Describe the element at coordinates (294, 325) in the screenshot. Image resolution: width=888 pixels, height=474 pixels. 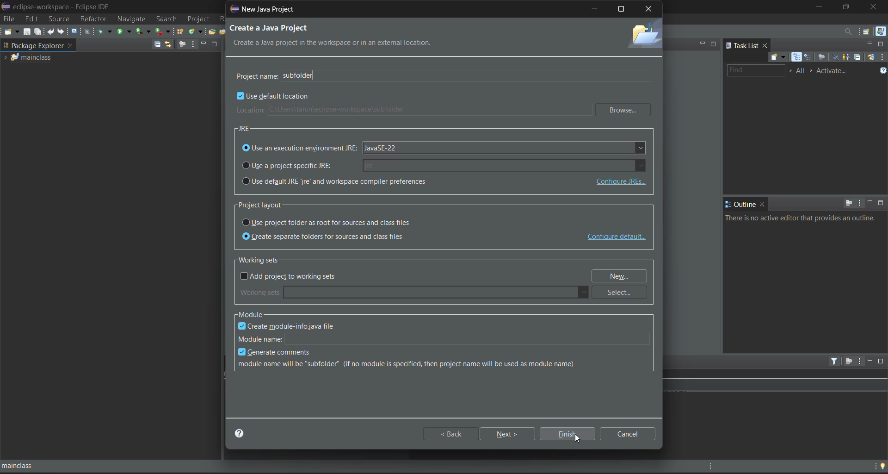
I see `create module info` at that location.